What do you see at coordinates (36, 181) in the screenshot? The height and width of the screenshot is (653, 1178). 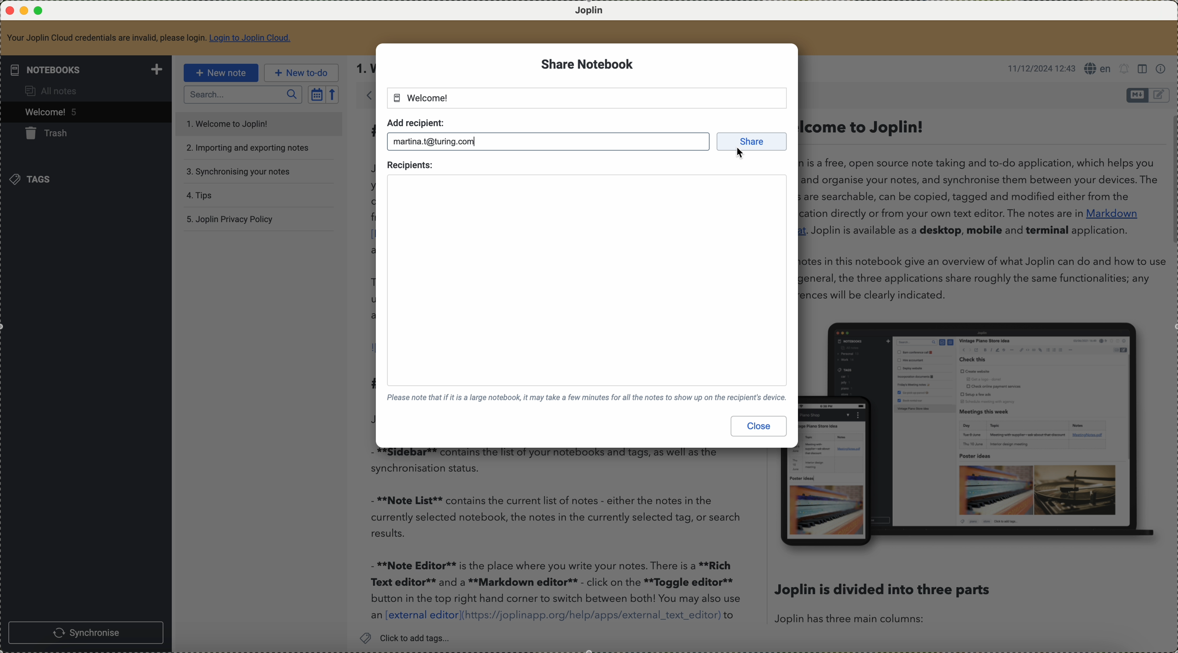 I see `tags` at bounding box center [36, 181].